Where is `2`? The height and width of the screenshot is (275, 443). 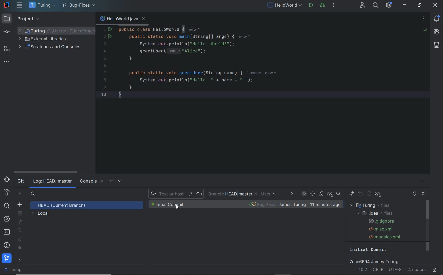
2 is located at coordinates (105, 37).